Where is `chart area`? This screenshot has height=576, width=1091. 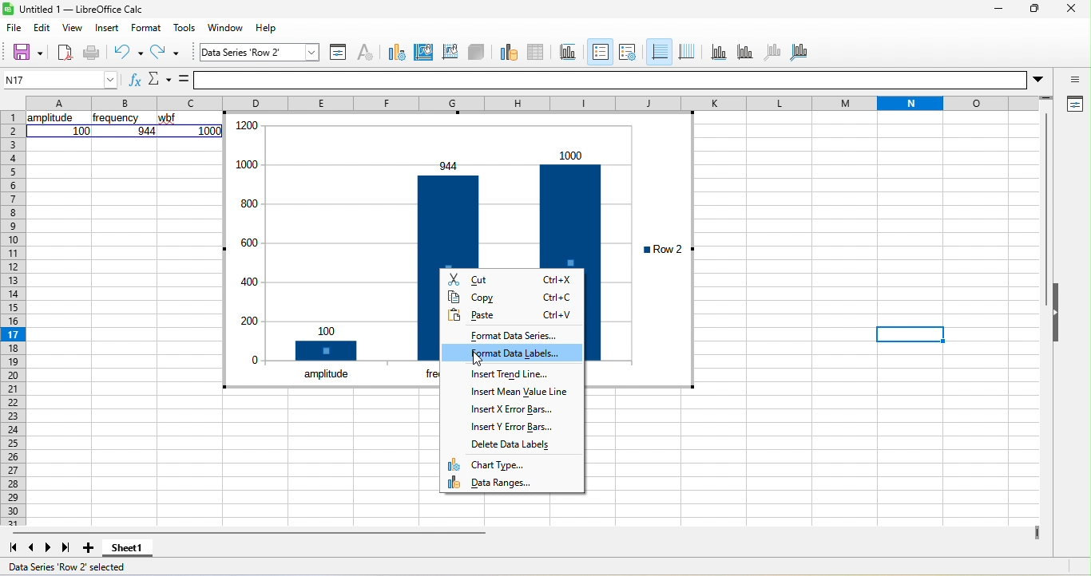
chart area is located at coordinates (422, 53).